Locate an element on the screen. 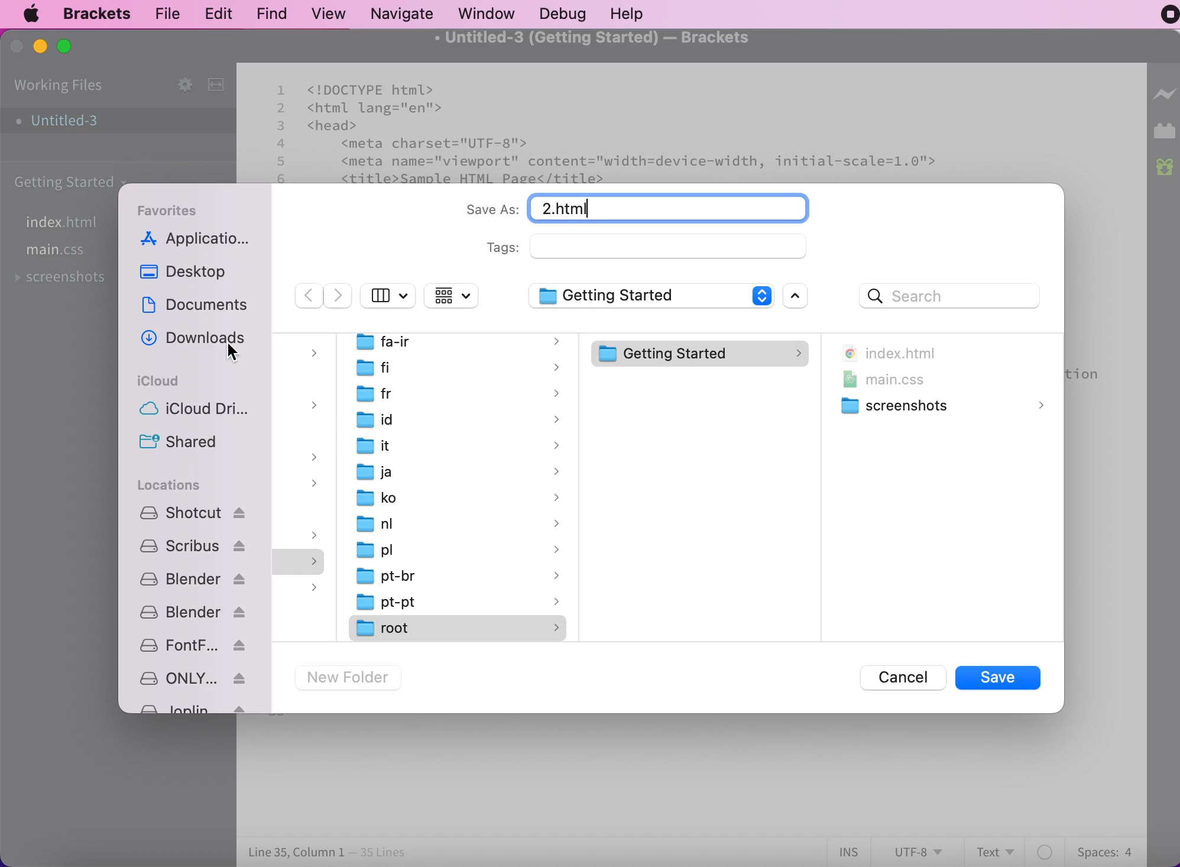 This screenshot has height=867, width=1180. file main.css is located at coordinates (60, 251).